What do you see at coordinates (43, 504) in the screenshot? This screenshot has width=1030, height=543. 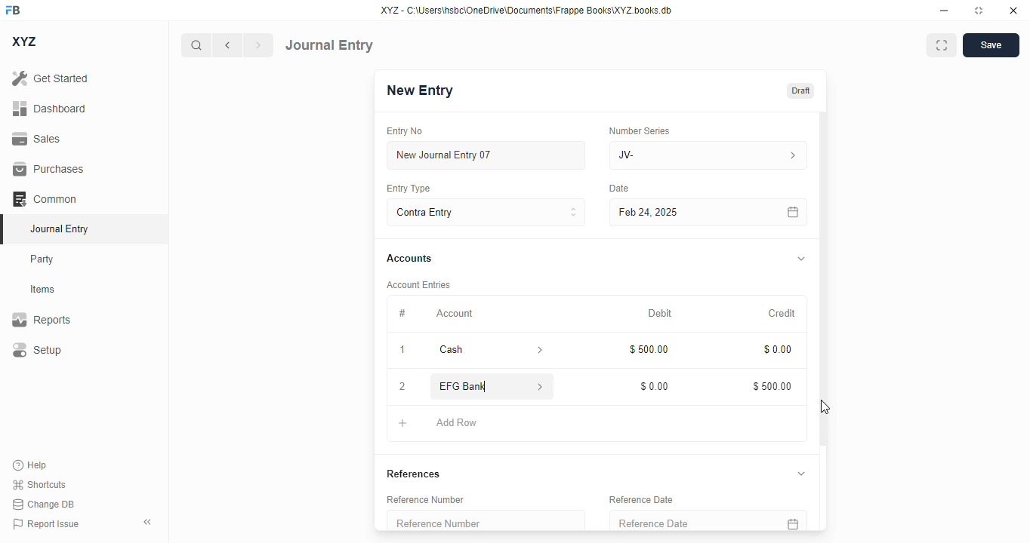 I see `change DB` at bounding box center [43, 504].